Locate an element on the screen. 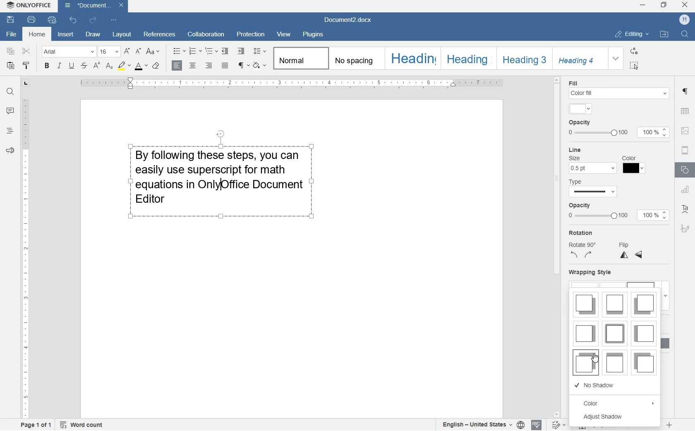 The height and width of the screenshot is (431, 695). Word count is located at coordinates (81, 425).